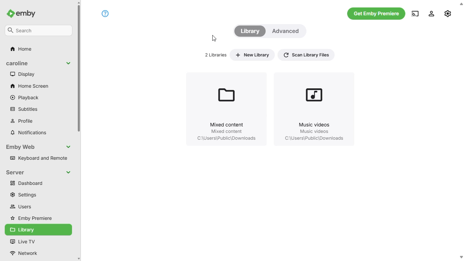 The height and width of the screenshot is (261, 464). What do you see at coordinates (23, 74) in the screenshot?
I see `display` at bounding box center [23, 74].